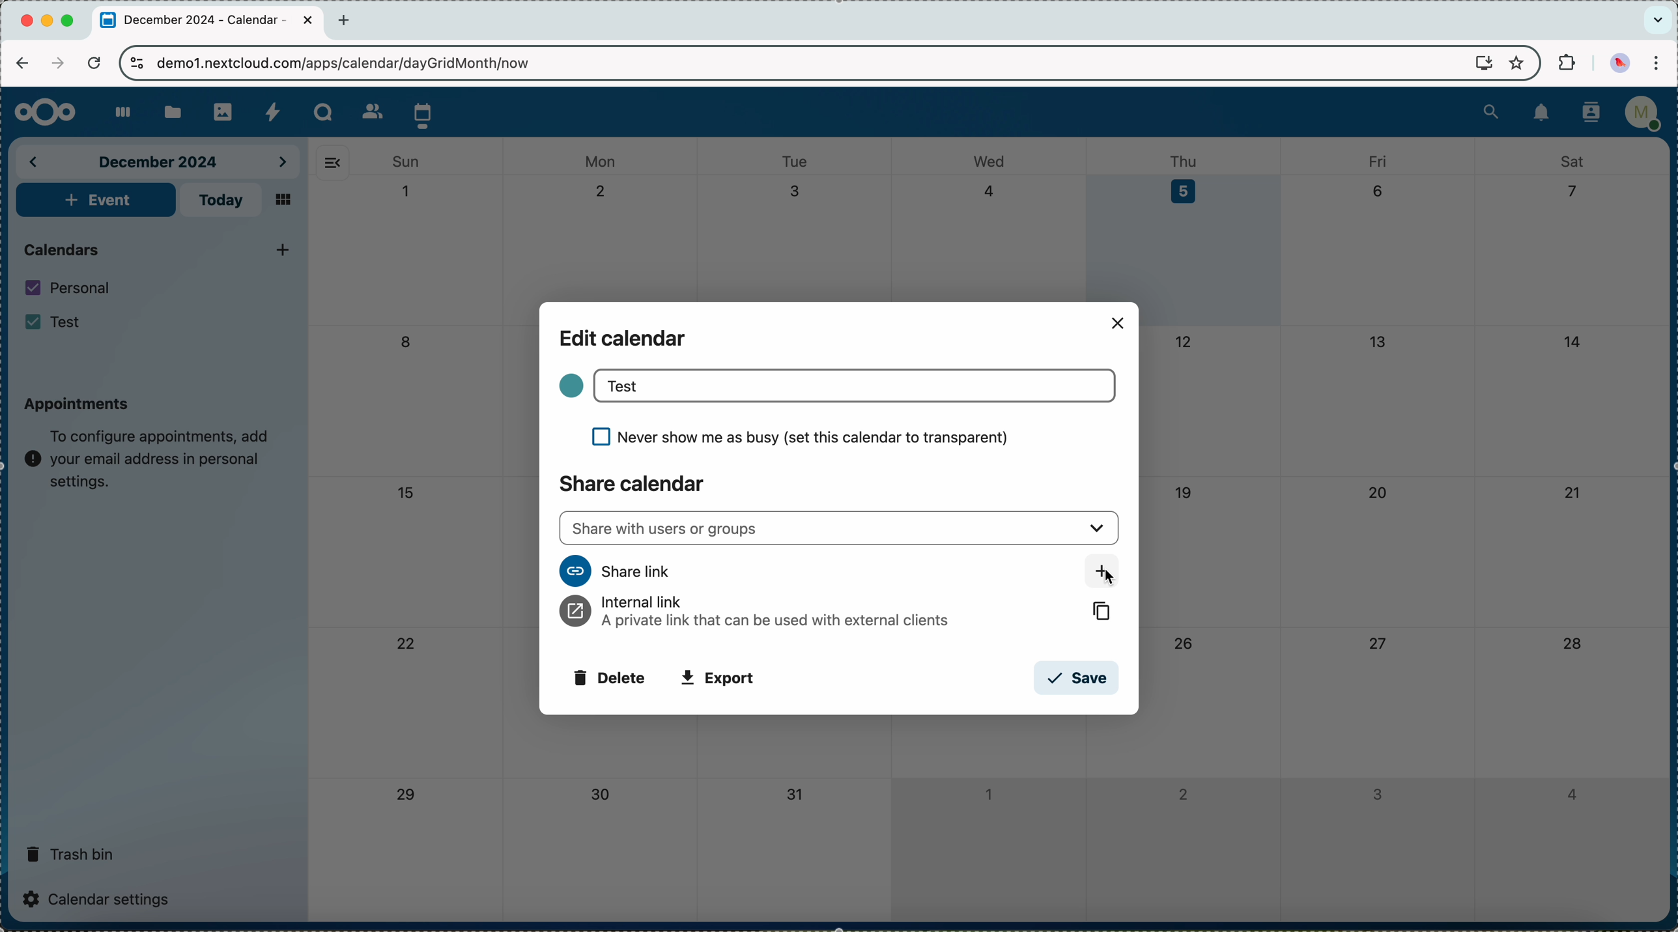  I want to click on 13, so click(1378, 341).